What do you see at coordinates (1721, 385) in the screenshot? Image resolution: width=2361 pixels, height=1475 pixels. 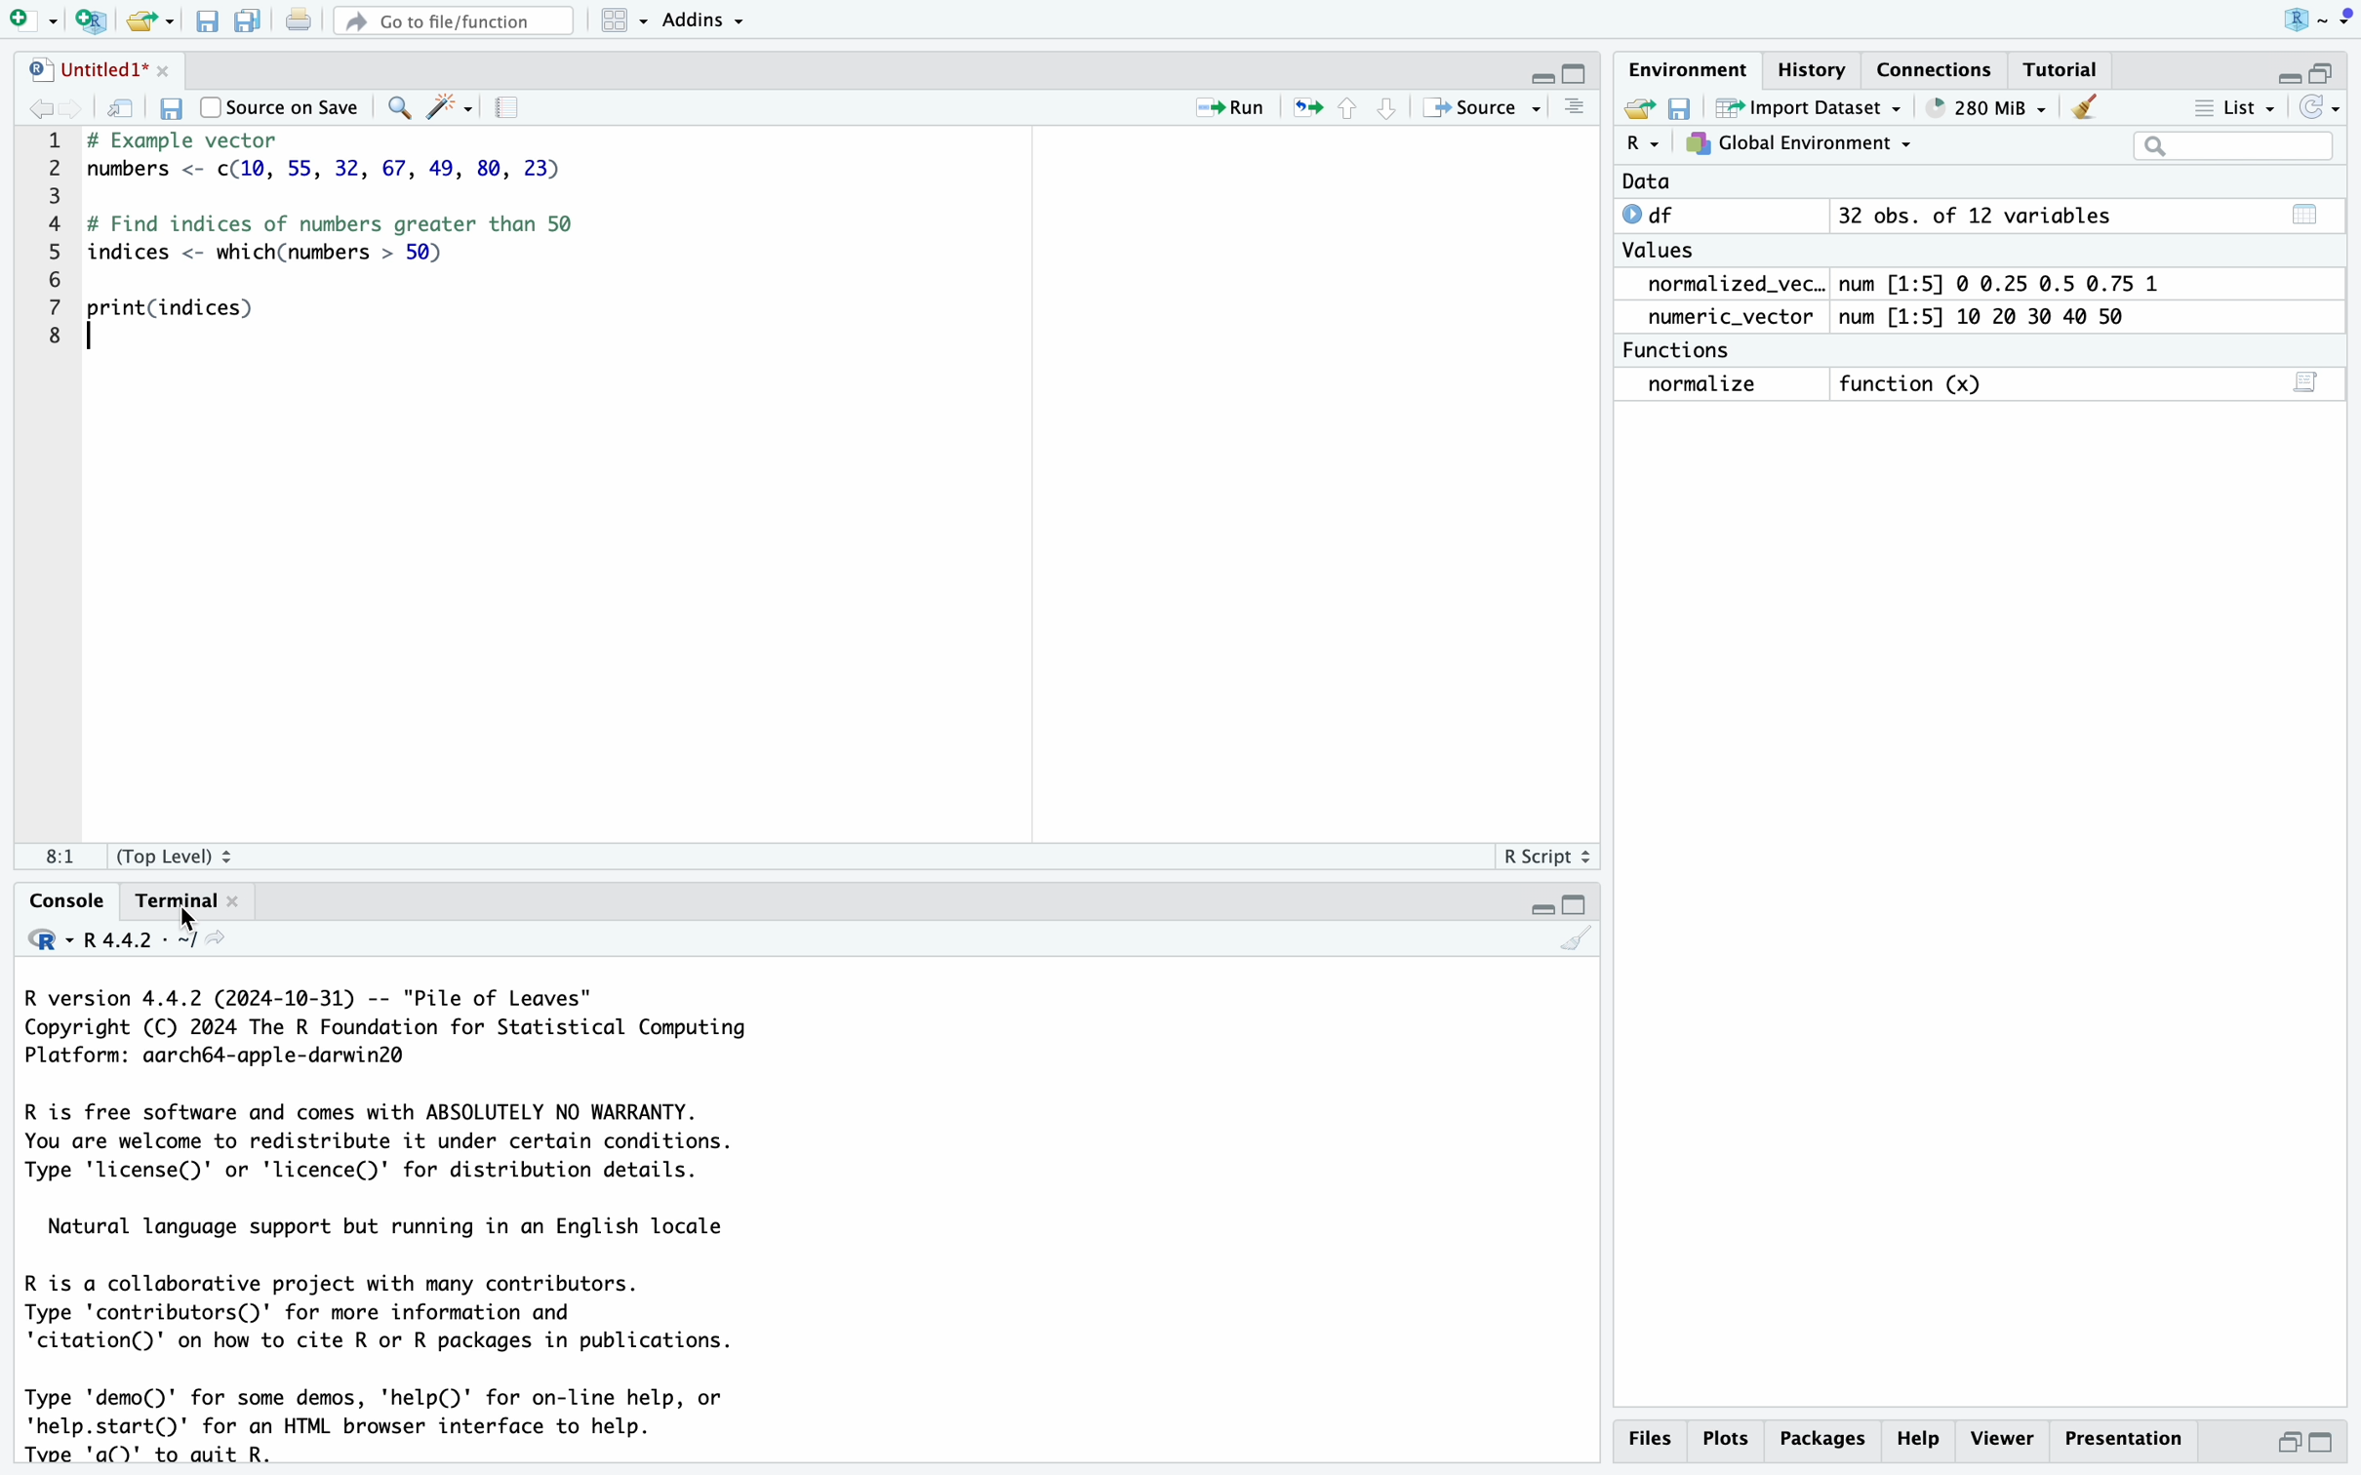 I see `normalize` at bounding box center [1721, 385].